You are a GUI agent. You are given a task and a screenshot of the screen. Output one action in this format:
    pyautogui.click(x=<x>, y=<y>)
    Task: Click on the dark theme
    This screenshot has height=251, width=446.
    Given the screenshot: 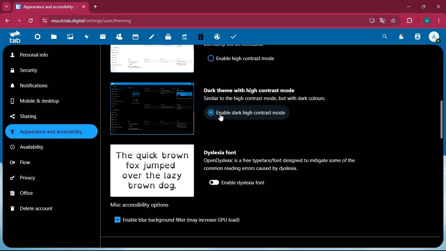 What is the action you would take?
    pyautogui.click(x=249, y=89)
    